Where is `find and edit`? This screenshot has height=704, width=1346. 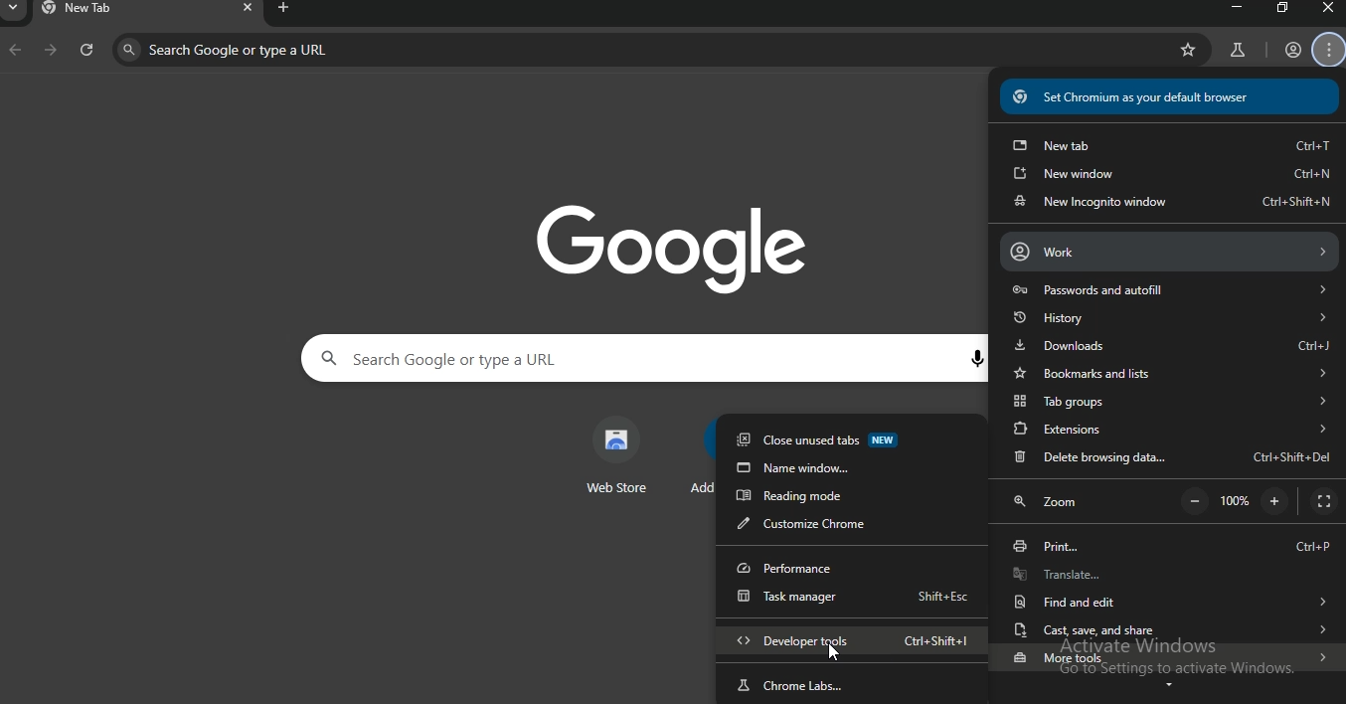
find and edit is located at coordinates (1168, 604).